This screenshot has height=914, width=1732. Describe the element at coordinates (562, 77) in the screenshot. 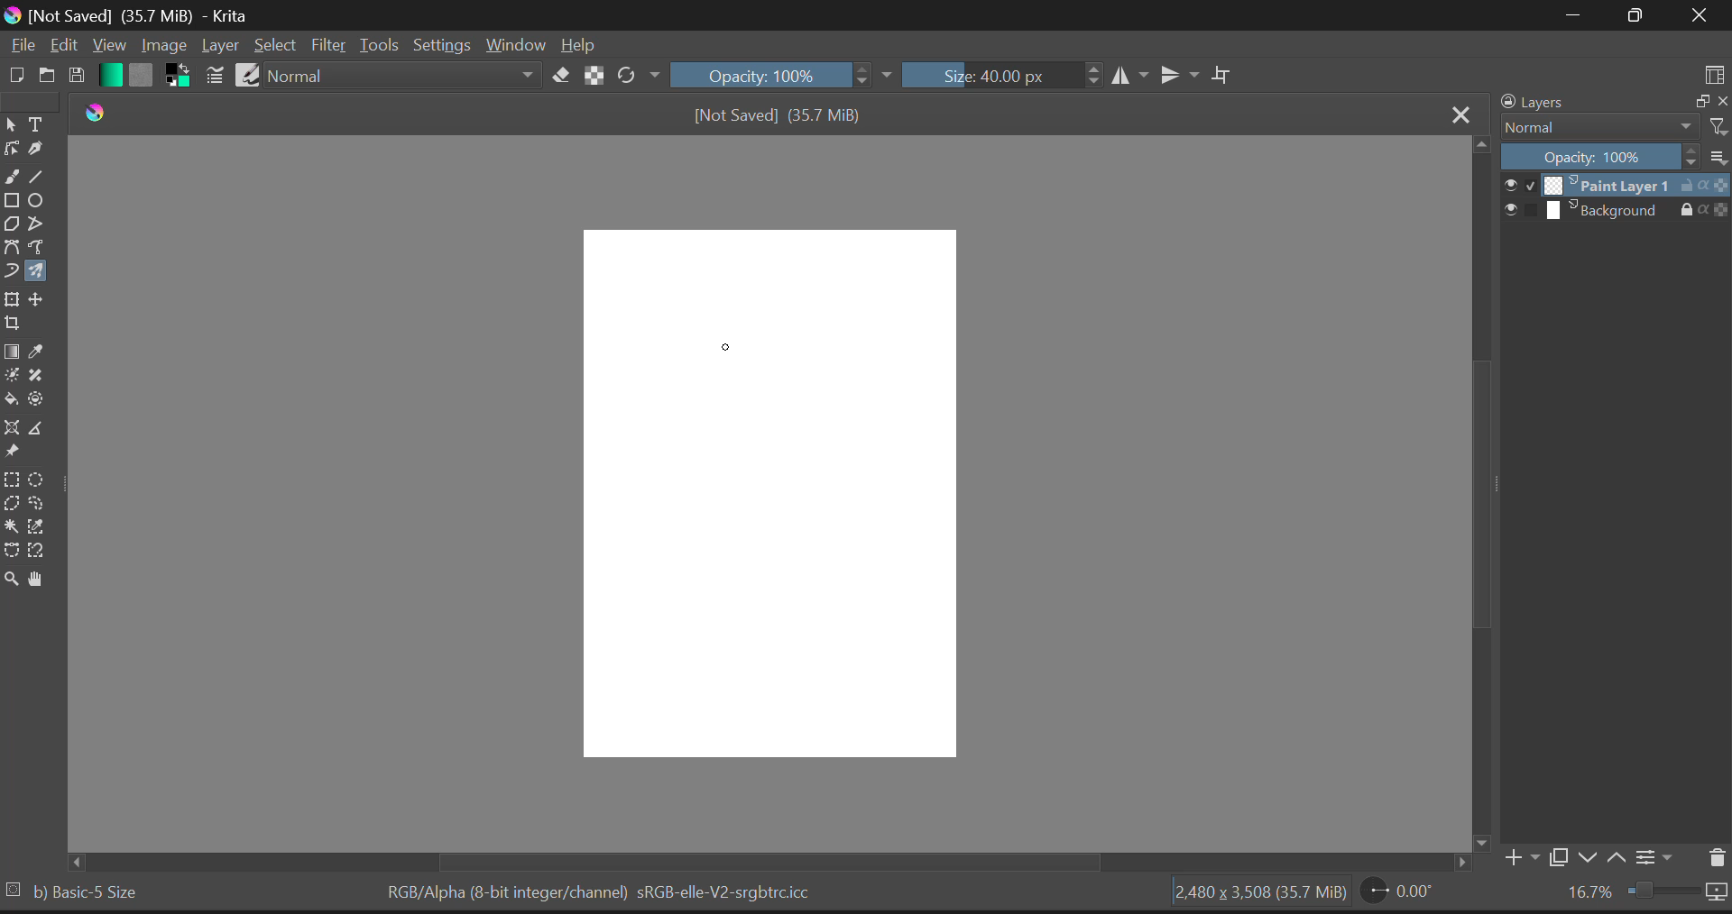

I see `Erase` at that location.